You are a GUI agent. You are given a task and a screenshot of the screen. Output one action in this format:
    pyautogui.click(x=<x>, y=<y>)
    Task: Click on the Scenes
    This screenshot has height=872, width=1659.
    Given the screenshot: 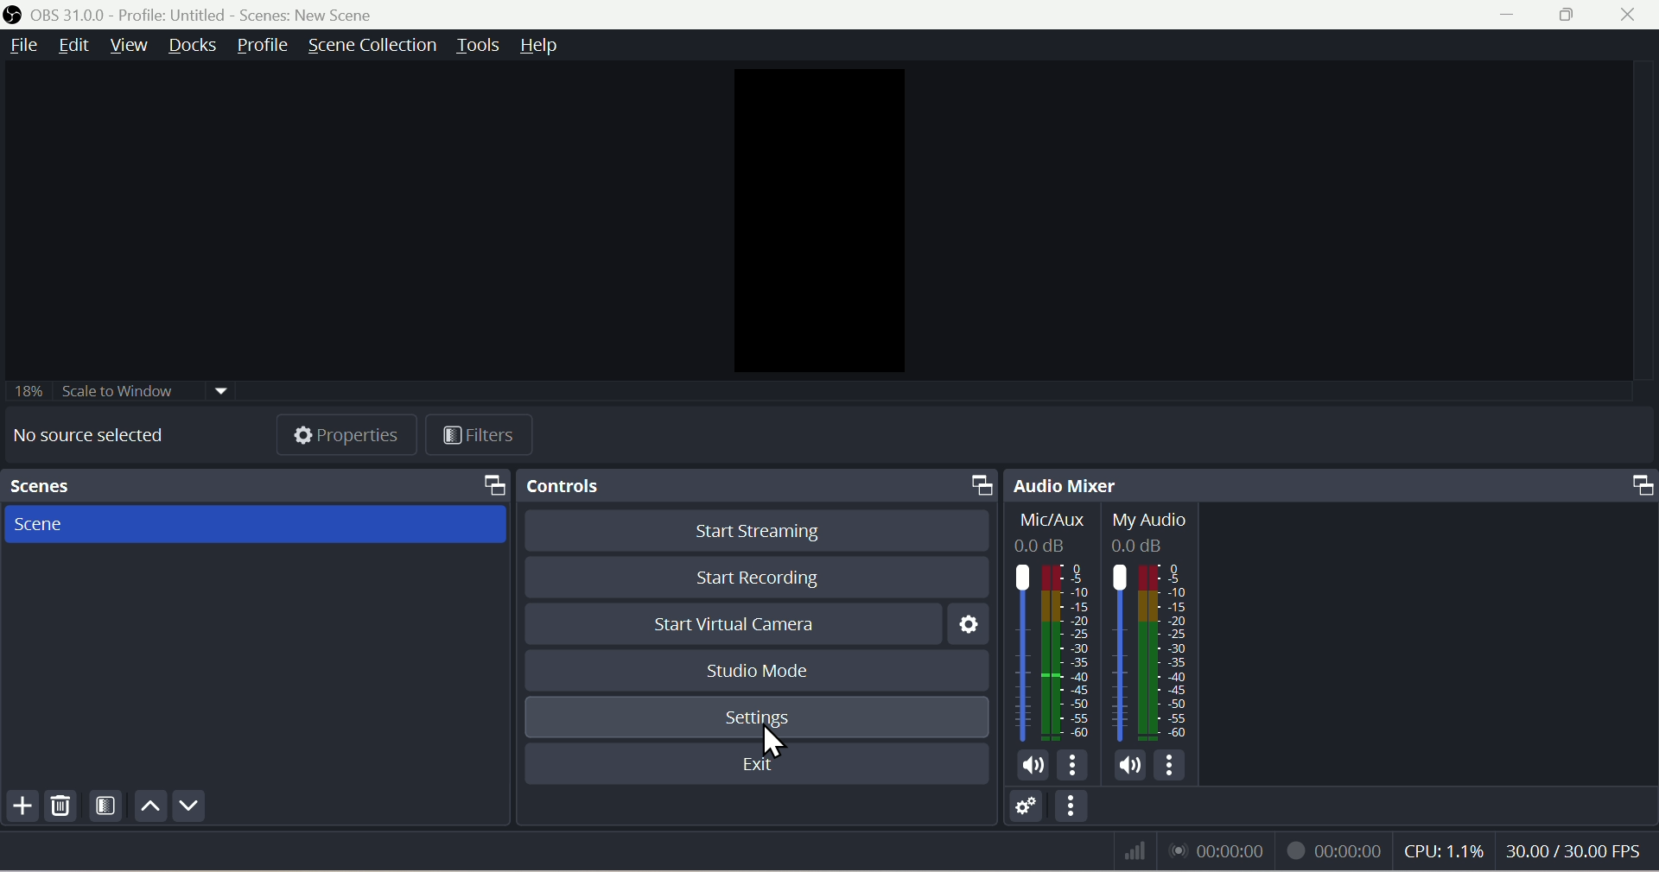 What is the action you would take?
    pyautogui.click(x=216, y=483)
    